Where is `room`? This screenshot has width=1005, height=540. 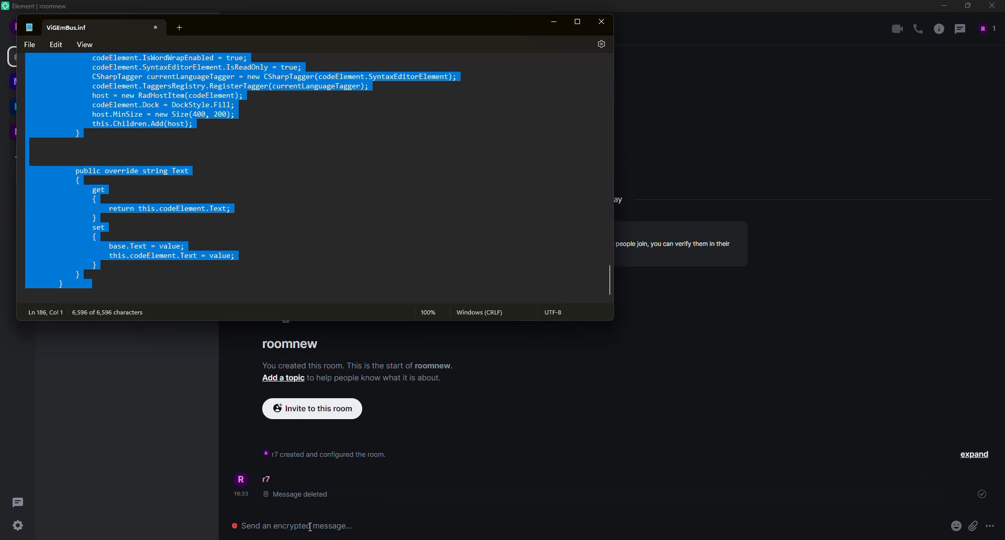 room is located at coordinates (291, 344).